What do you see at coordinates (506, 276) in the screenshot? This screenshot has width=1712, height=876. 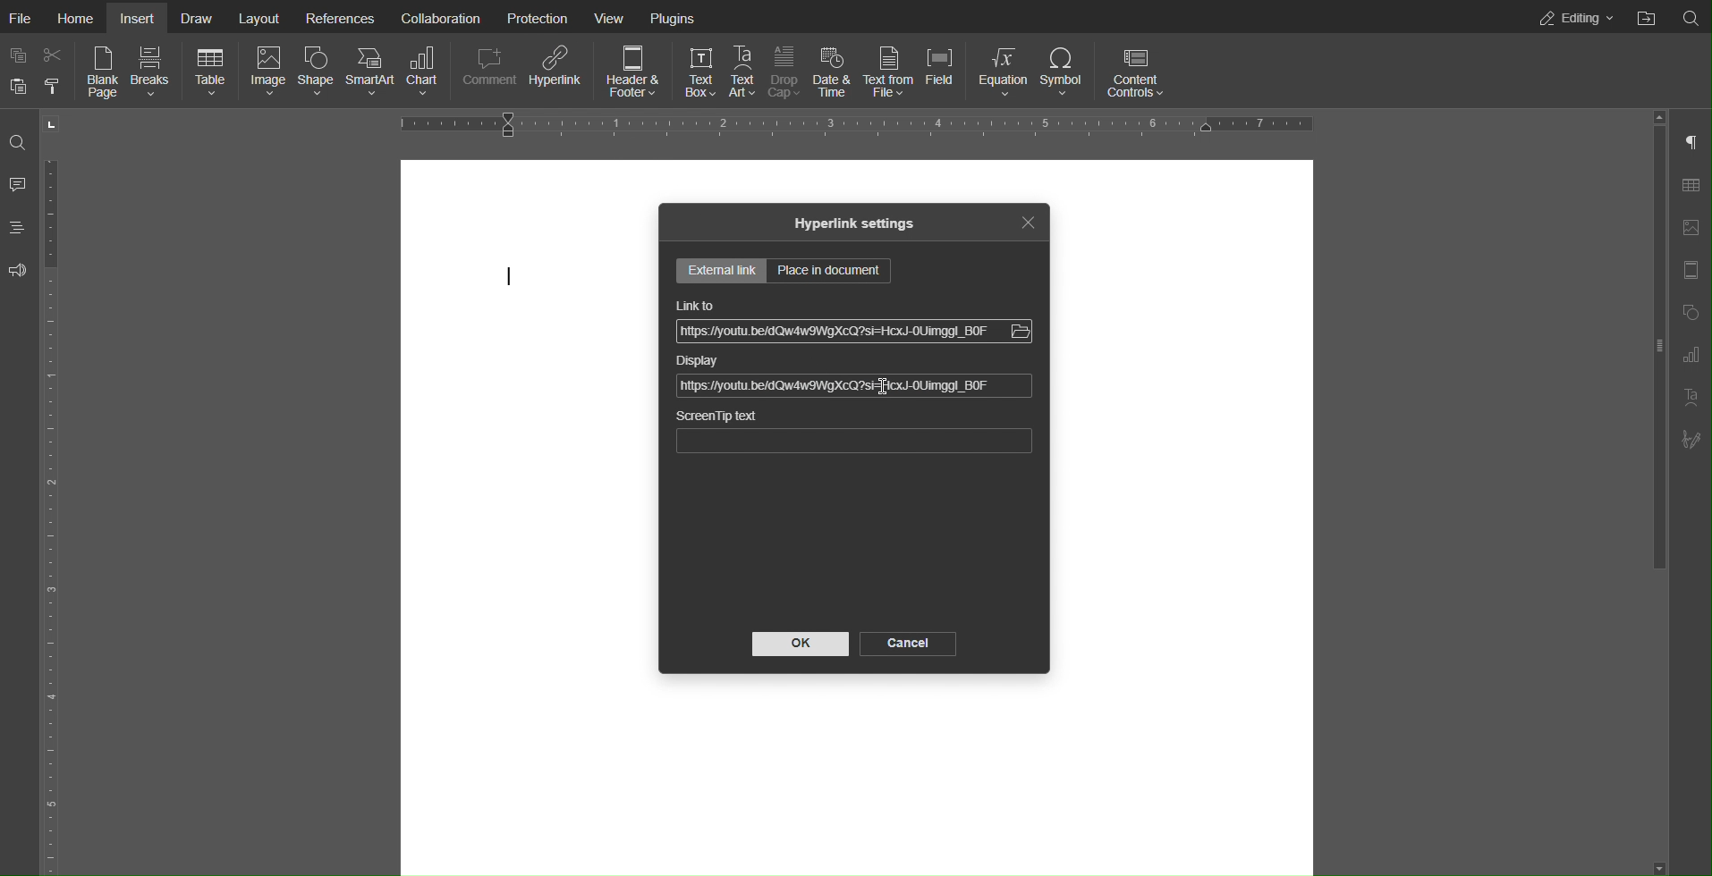 I see `cursor` at bounding box center [506, 276].